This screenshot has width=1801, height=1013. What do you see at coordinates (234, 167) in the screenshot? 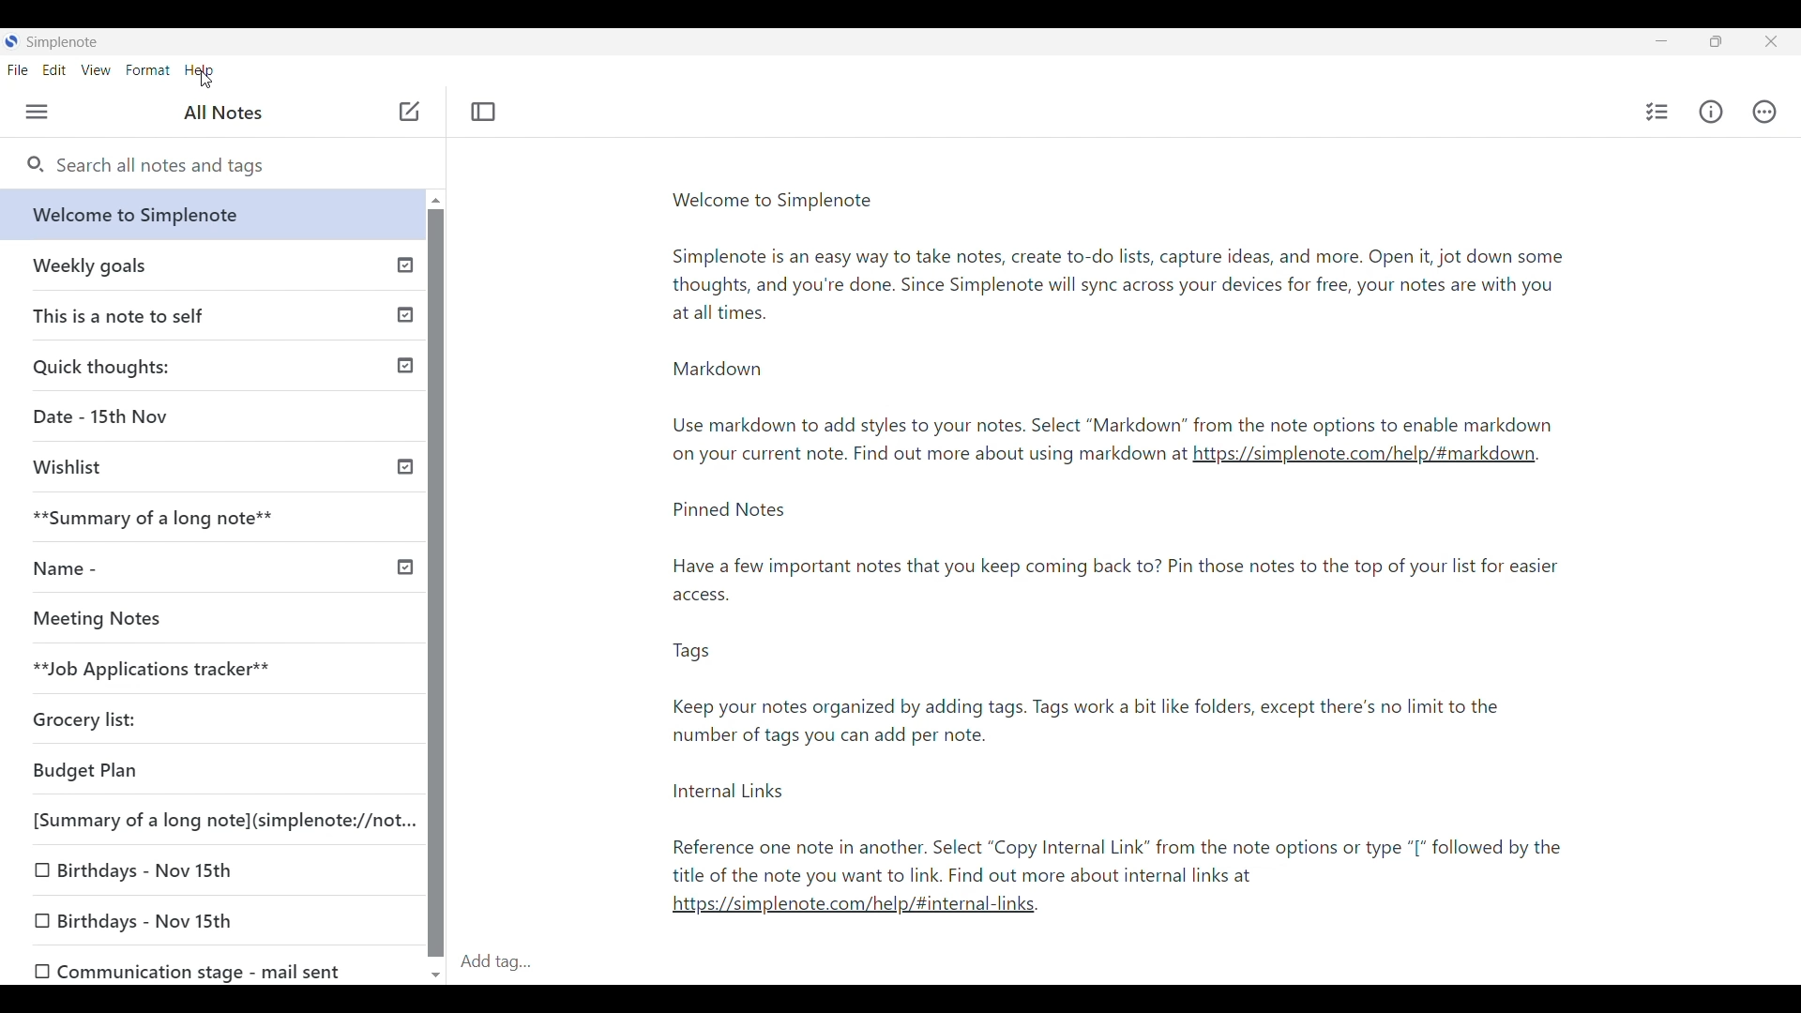
I see `Search all notes and tags` at bounding box center [234, 167].